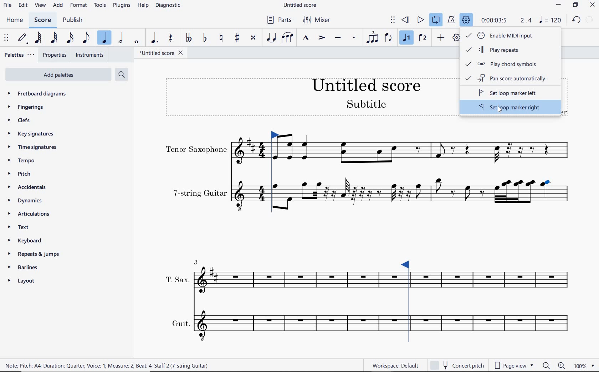 This screenshot has width=599, height=372. Describe the element at coordinates (554, 366) in the screenshot. I see `ZOOM OUT OR ZOOM IN` at that location.